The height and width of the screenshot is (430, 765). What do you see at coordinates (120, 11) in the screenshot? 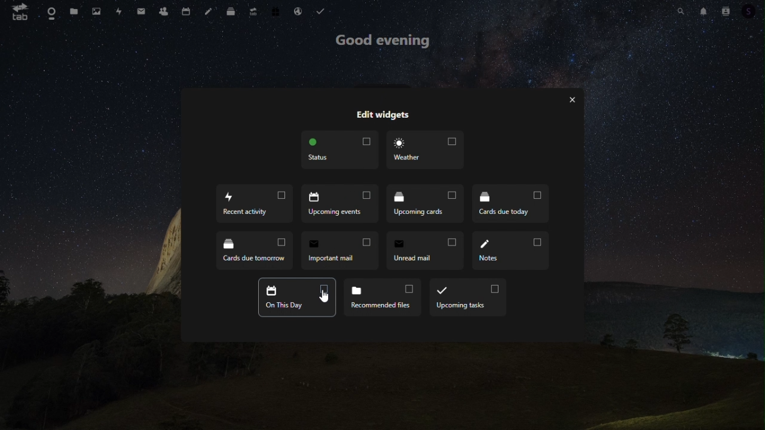
I see `Activity` at bounding box center [120, 11].